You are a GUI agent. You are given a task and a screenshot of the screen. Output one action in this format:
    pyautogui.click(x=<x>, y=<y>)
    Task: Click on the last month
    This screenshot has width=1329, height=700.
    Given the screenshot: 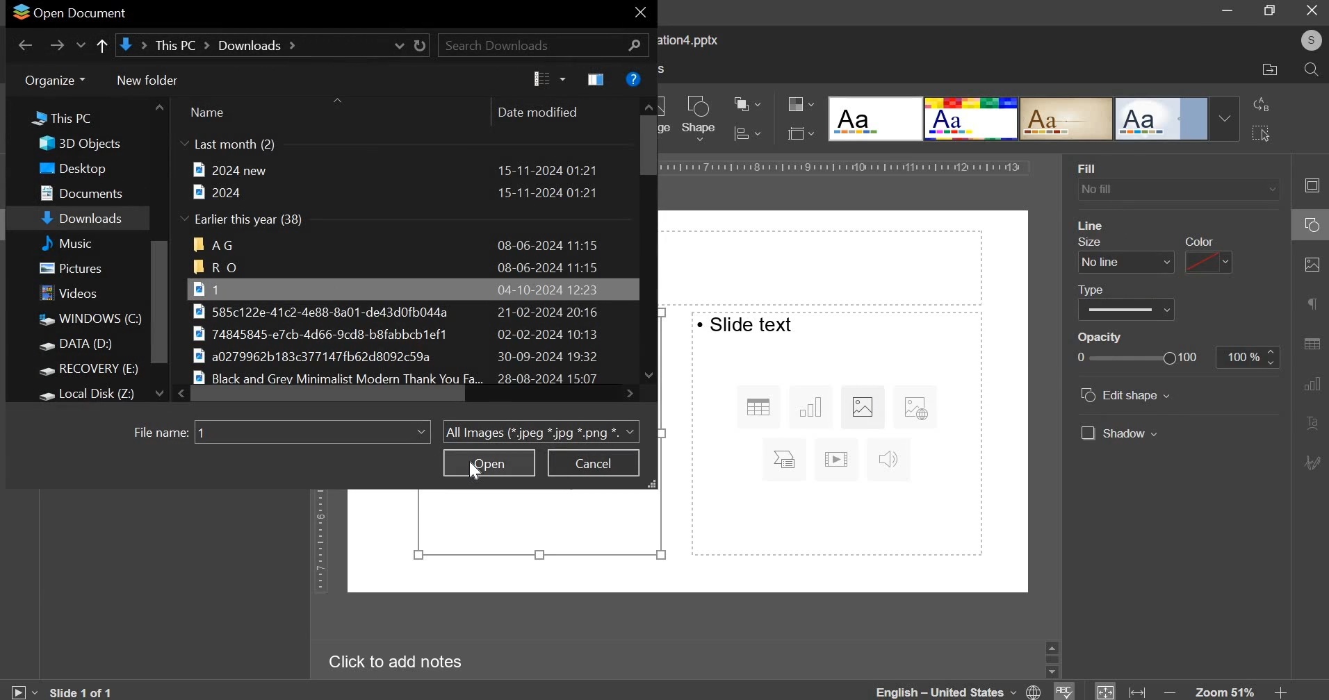 What is the action you would take?
    pyautogui.click(x=228, y=145)
    